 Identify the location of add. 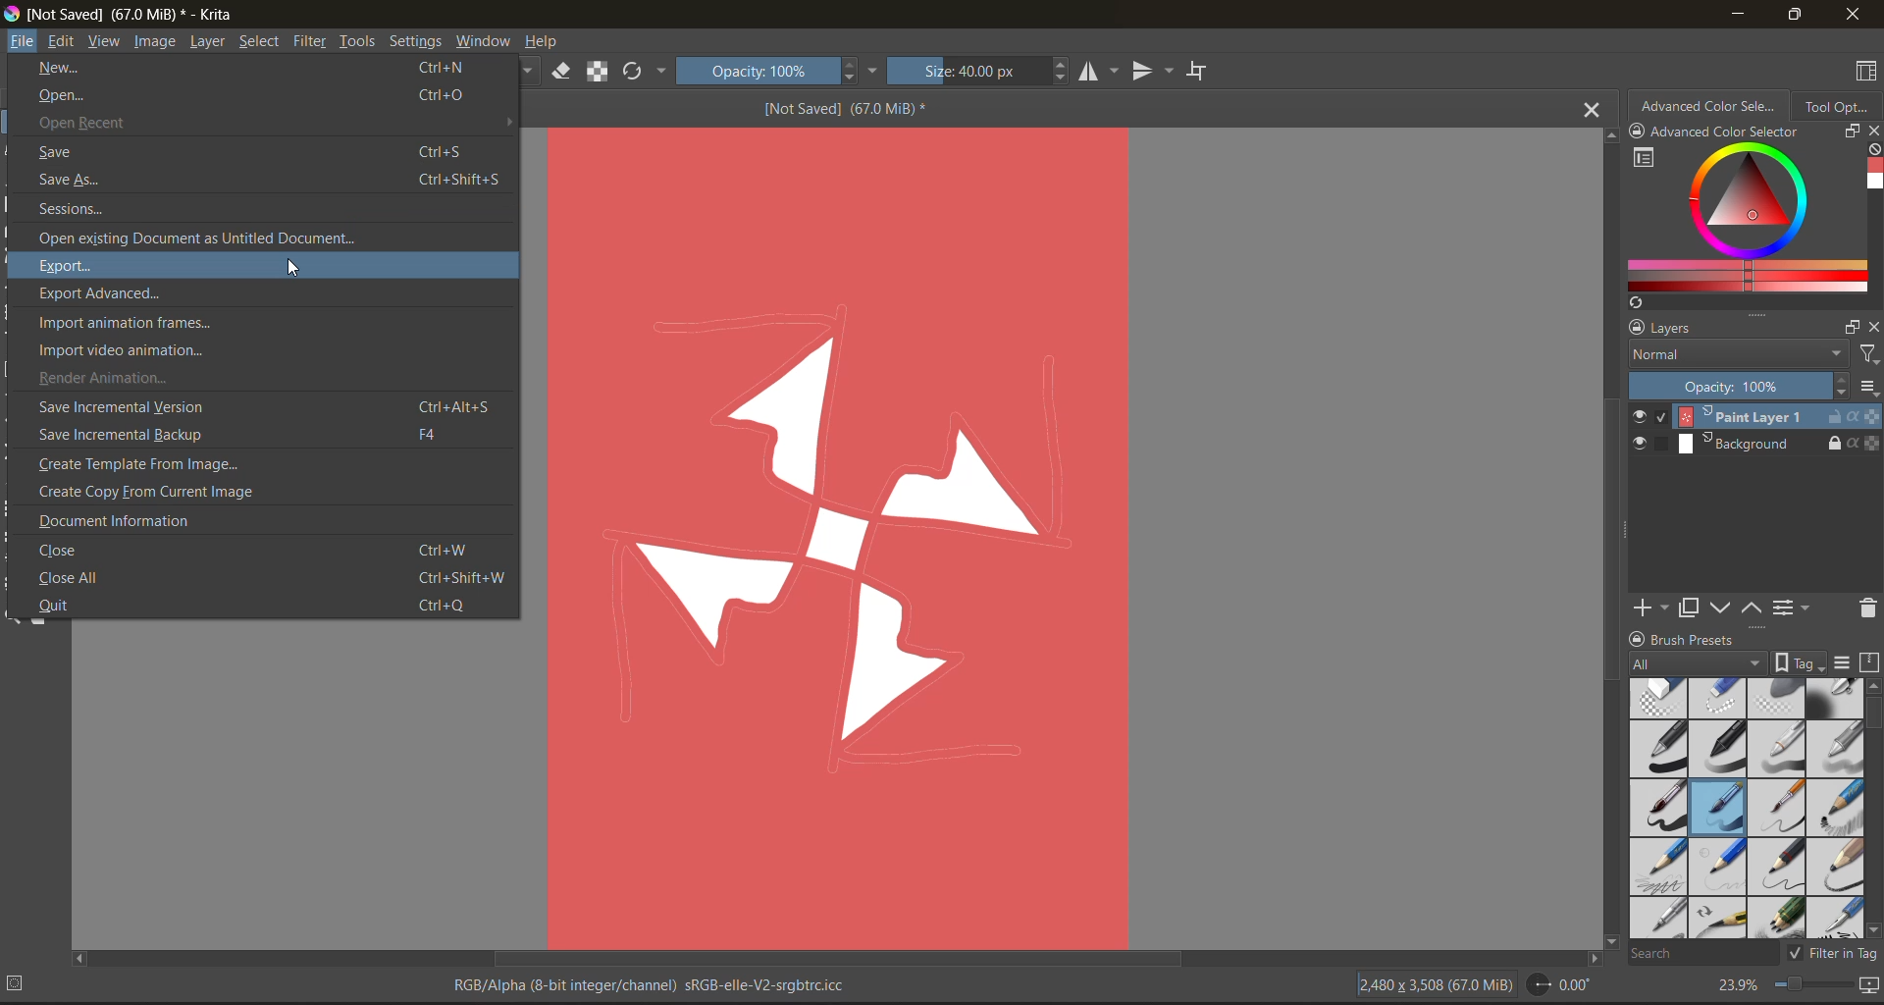
(1655, 606).